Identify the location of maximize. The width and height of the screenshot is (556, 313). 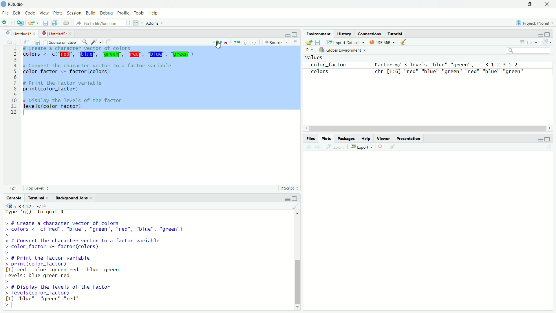
(550, 139).